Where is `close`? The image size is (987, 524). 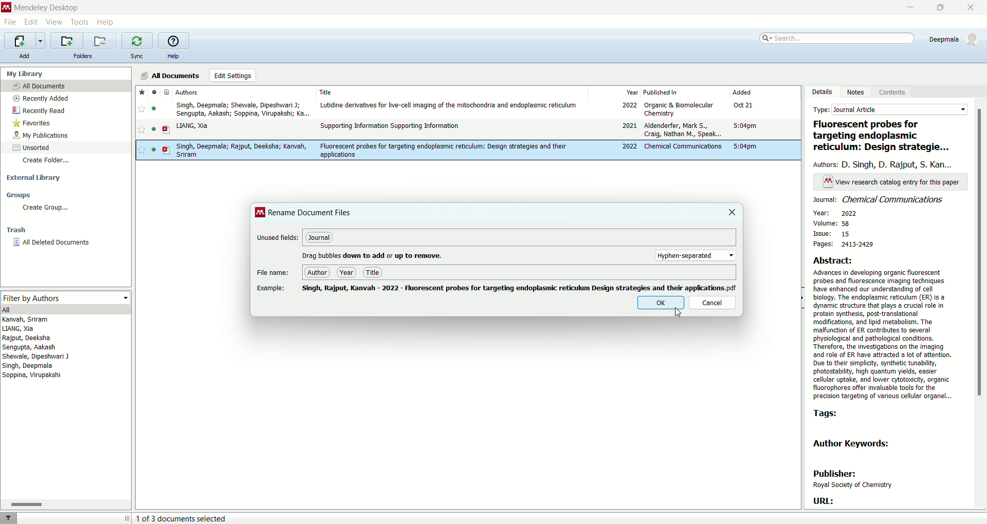
close is located at coordinates (971, 8).